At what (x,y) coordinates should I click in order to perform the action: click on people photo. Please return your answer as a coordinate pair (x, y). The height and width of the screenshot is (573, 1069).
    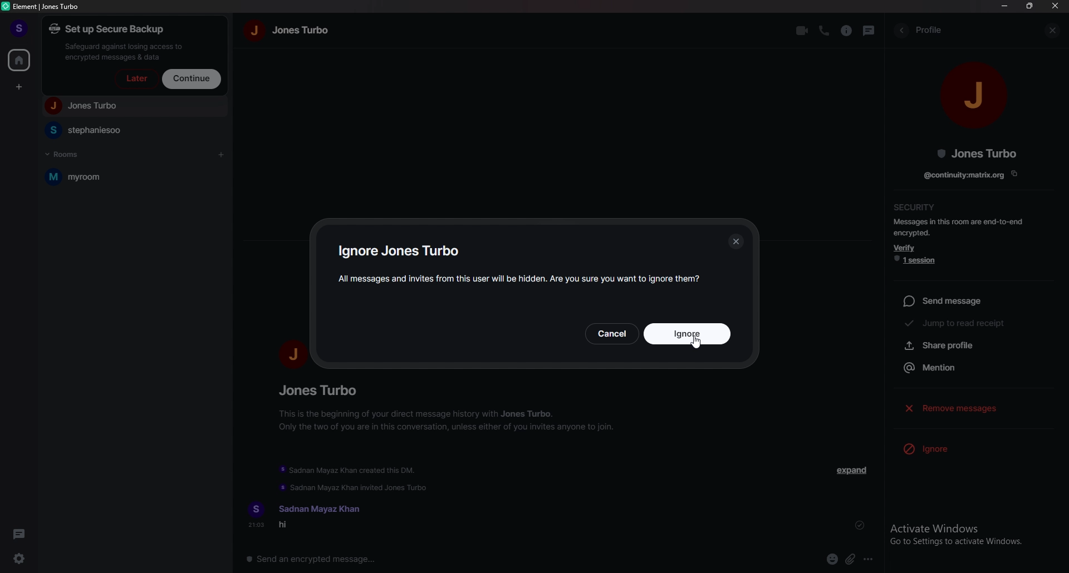
    Looking at the image, I should click on (291, 354).